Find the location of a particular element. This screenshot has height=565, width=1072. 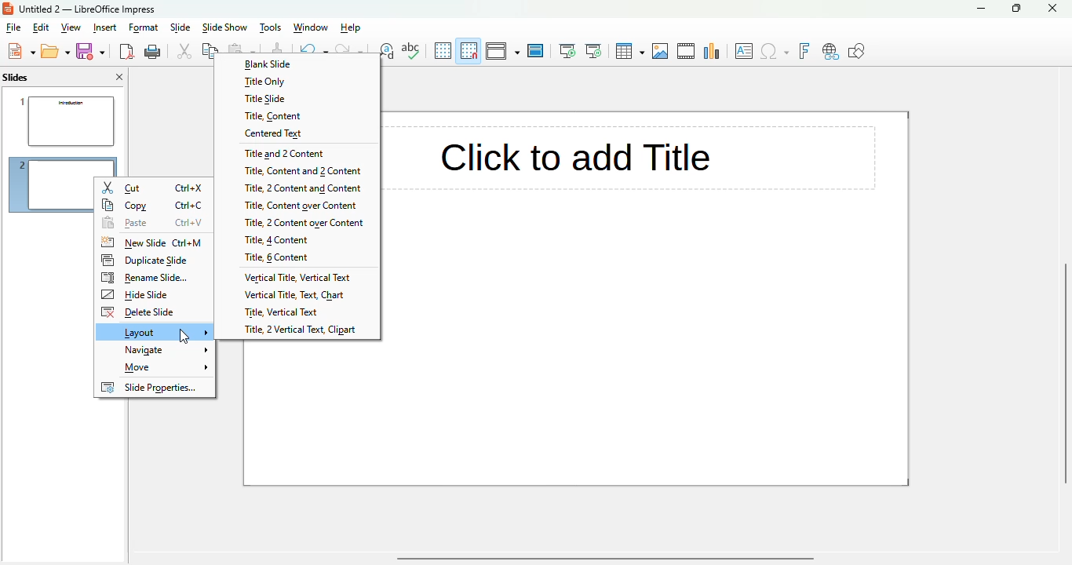

blank slide is located at coordinates (299, 64).